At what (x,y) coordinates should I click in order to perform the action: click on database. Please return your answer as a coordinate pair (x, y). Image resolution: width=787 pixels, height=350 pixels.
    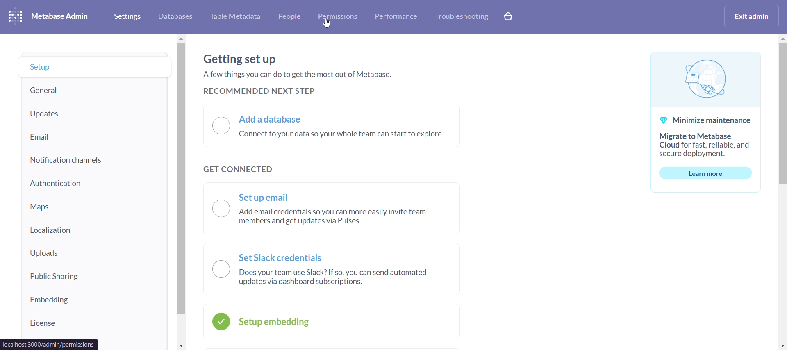
    Looking at the image, I should click on (175, 17).